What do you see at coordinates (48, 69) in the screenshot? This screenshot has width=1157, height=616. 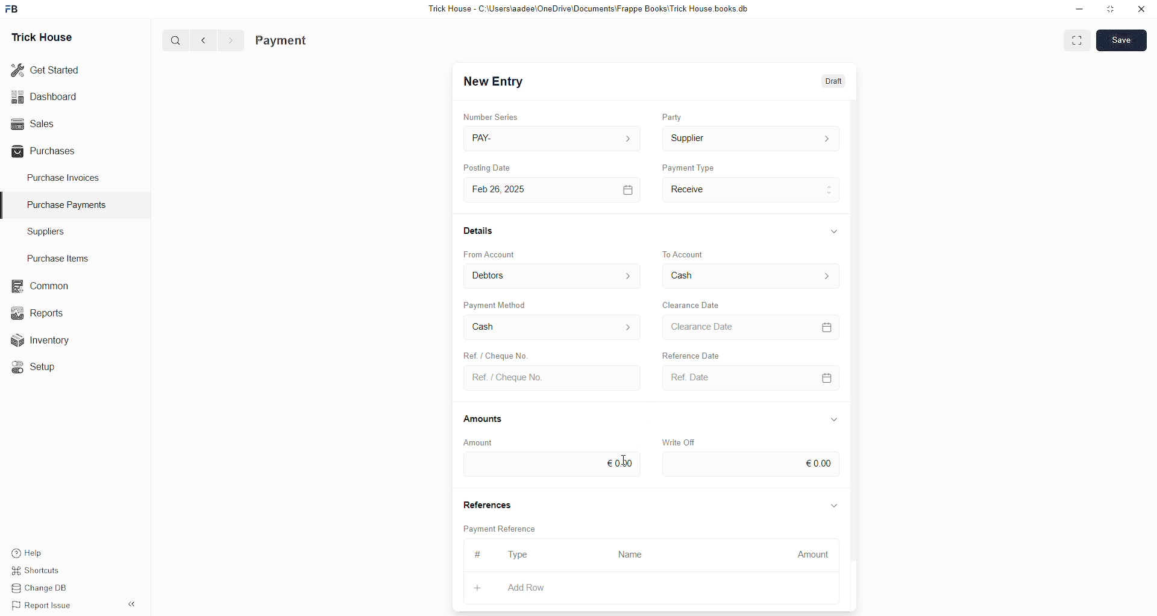 I see `Get Started` at bounding box center [48, 69].